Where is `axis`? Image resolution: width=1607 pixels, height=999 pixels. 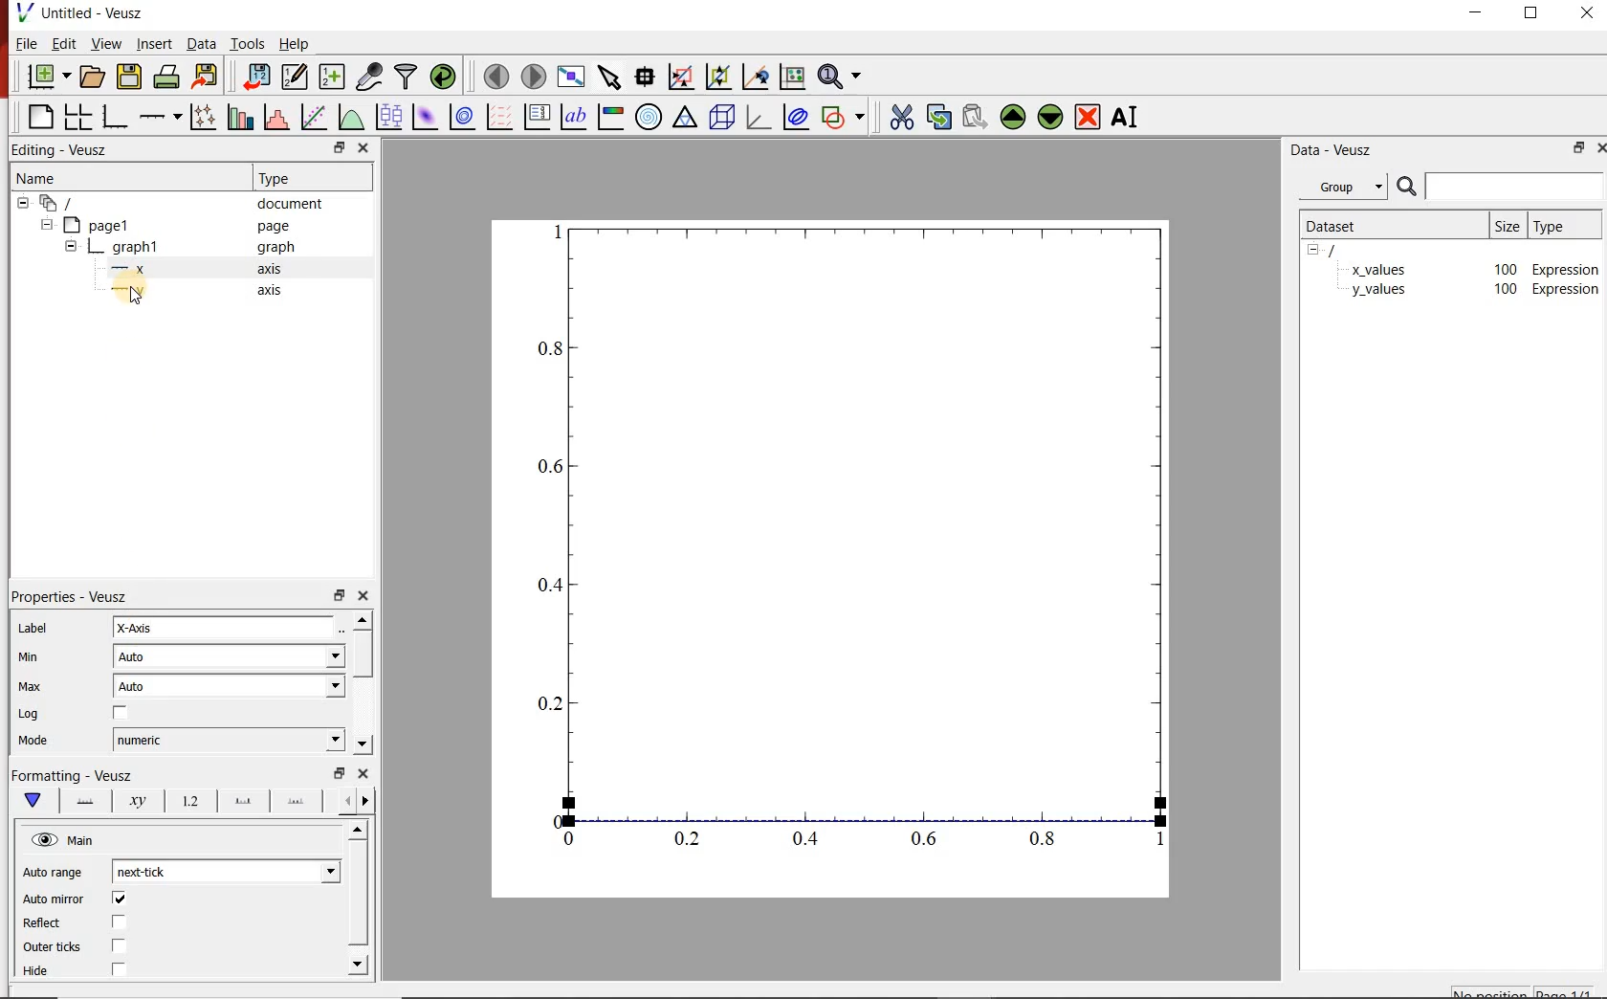 axis is located at coordinates (269, 291).